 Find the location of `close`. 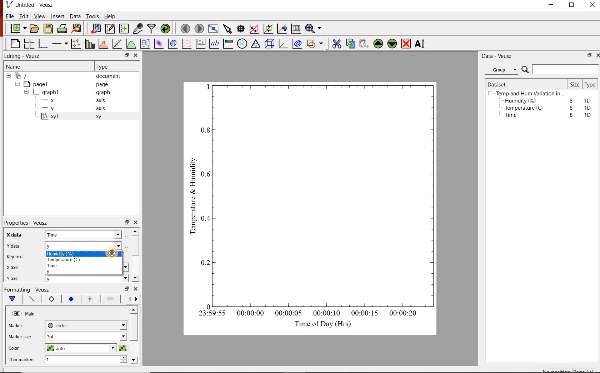

close is located at coordinates (136, 289).